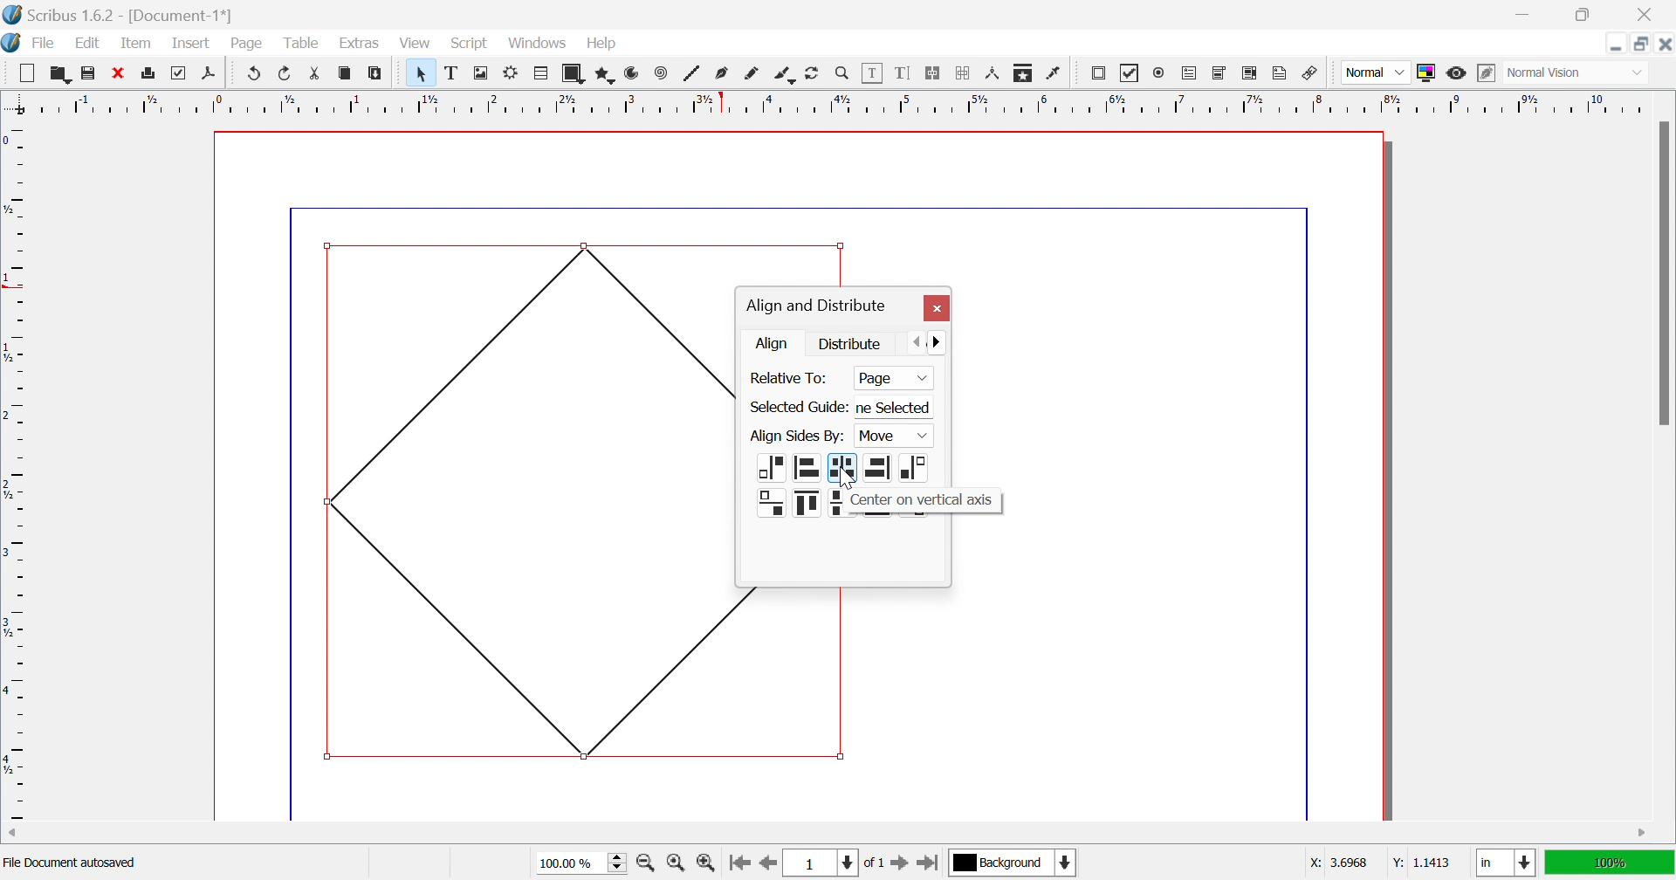 The width and height of the screenshot is (1676, 880). Describe the element at coordinates (797, 408) in the screenshot. I see `Select Guide` at that location.